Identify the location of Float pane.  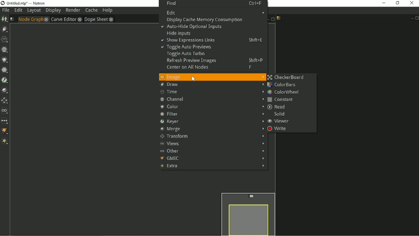
(411, 18).